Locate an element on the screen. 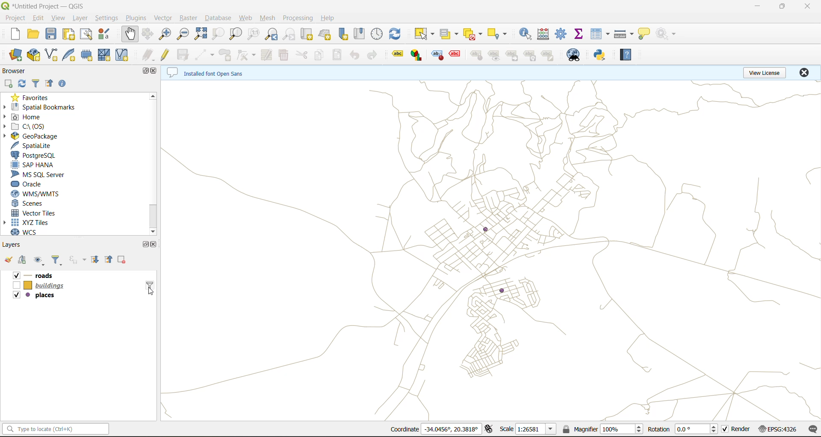 The width and height of the screenshot is (821, 437). c\:os is located at coordinates (30, 127).